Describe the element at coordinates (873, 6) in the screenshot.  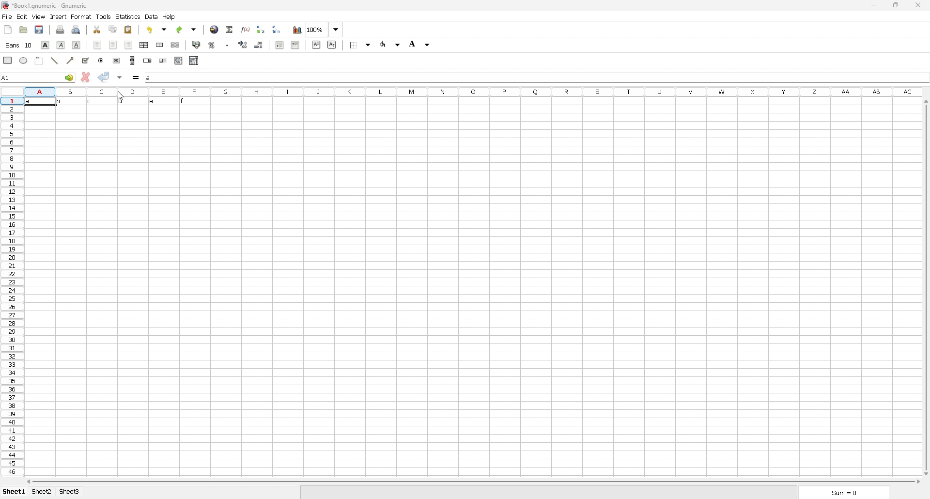
I see `minimize` at that location.